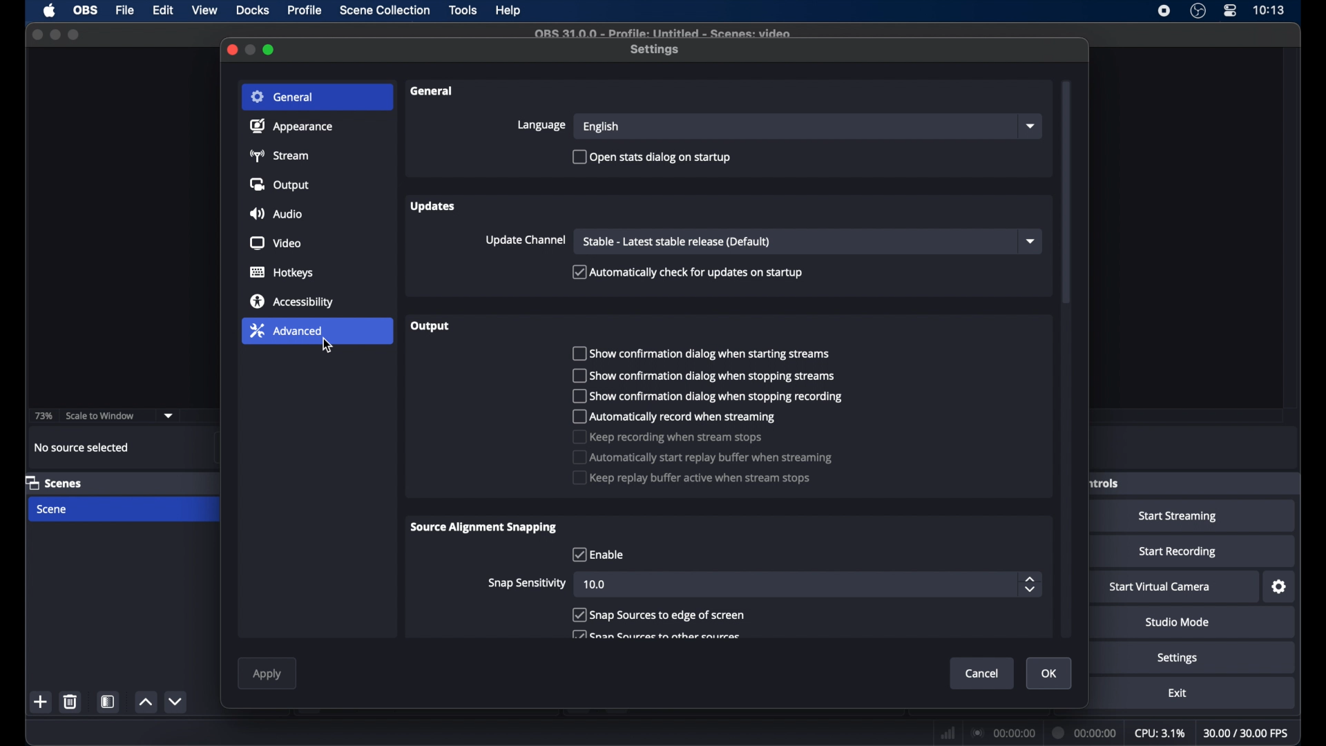  I want to click on scale to window, so click(101, 415).